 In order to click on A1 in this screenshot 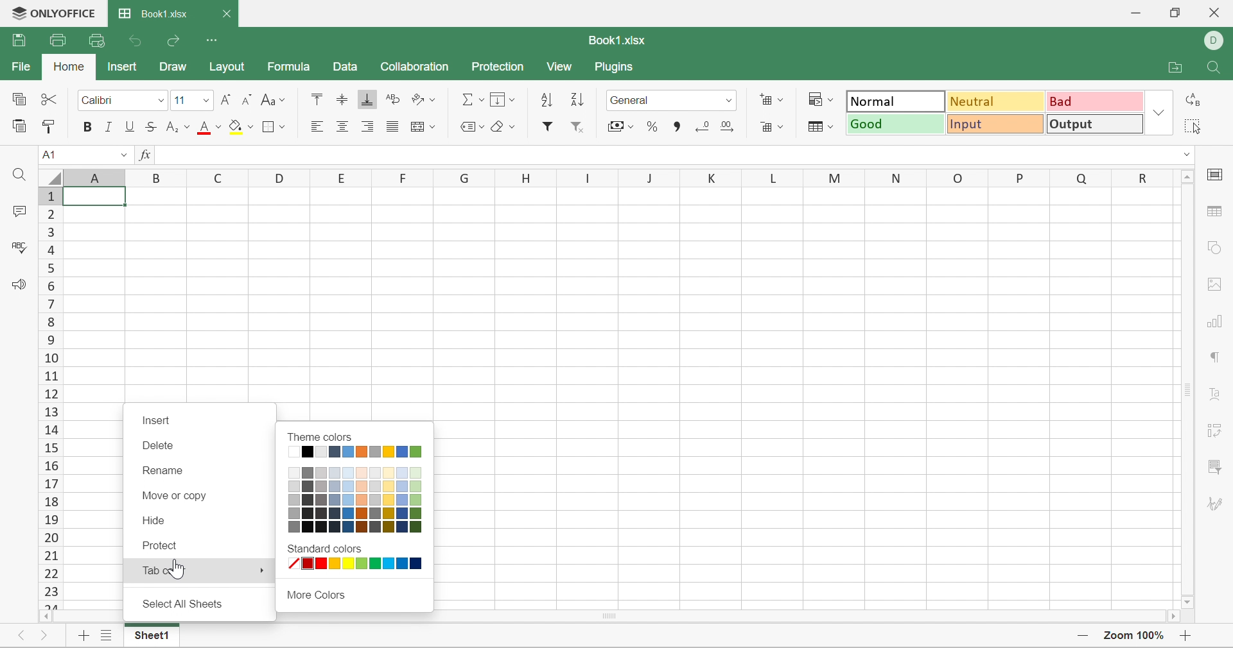, I will do `click(51, 155)`.